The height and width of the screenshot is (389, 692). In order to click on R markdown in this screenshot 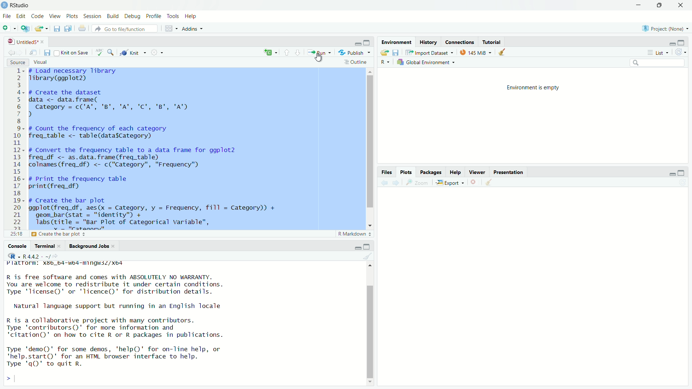, I will do `click(355, 234)`.